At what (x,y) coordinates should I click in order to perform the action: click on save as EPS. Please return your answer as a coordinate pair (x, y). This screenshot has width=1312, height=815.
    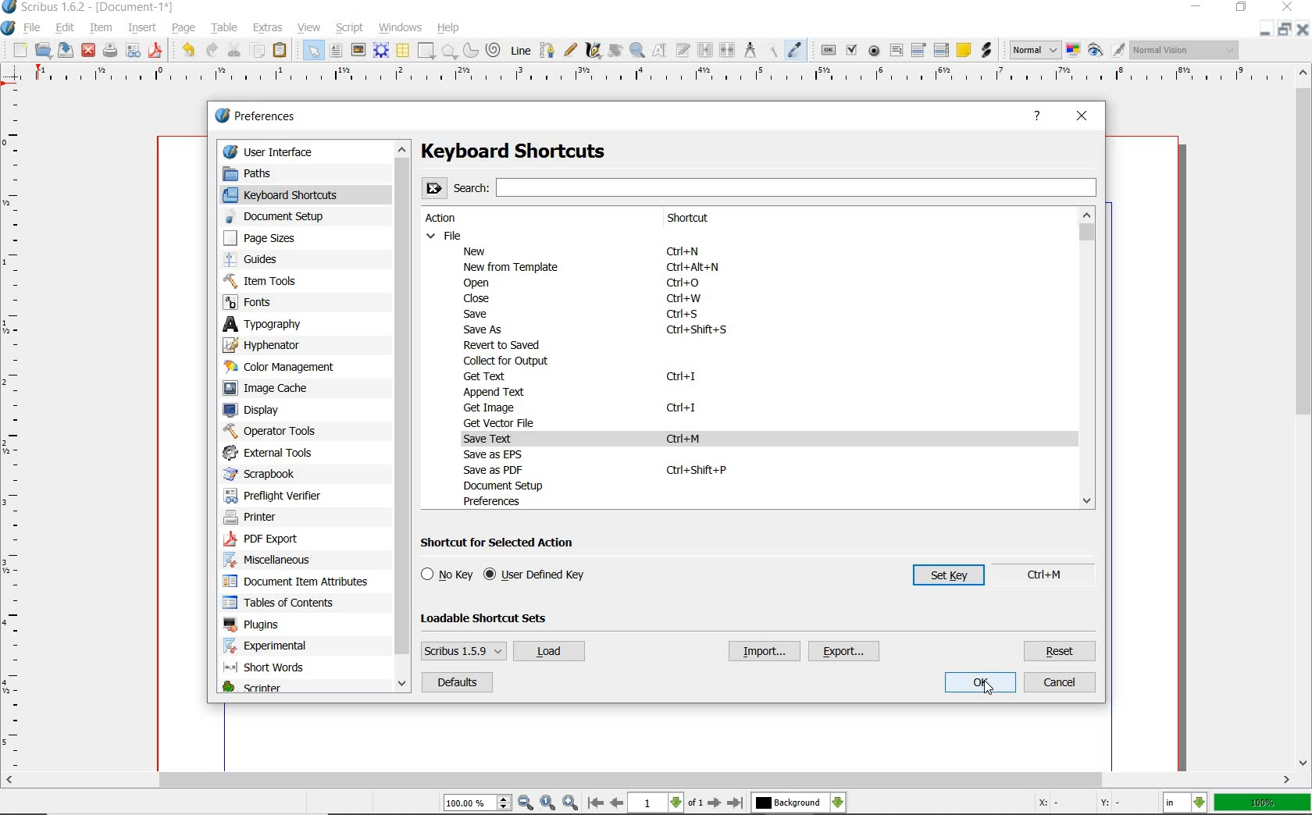
    Looking at the image, I should click on (494, 454).